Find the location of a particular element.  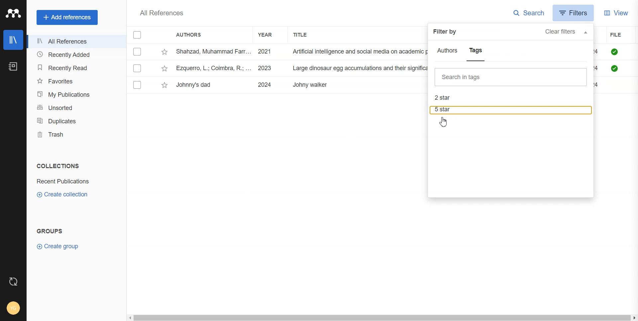

Filter by is located at coordinates (445, 32).